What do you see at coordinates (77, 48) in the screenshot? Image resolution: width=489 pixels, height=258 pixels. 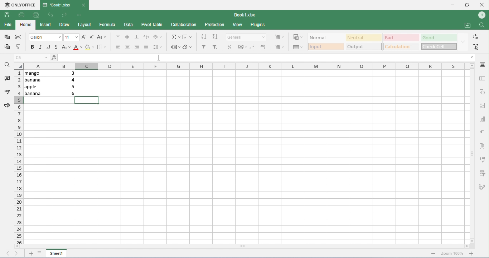 I see `font color` at bounding box center [77, 48].